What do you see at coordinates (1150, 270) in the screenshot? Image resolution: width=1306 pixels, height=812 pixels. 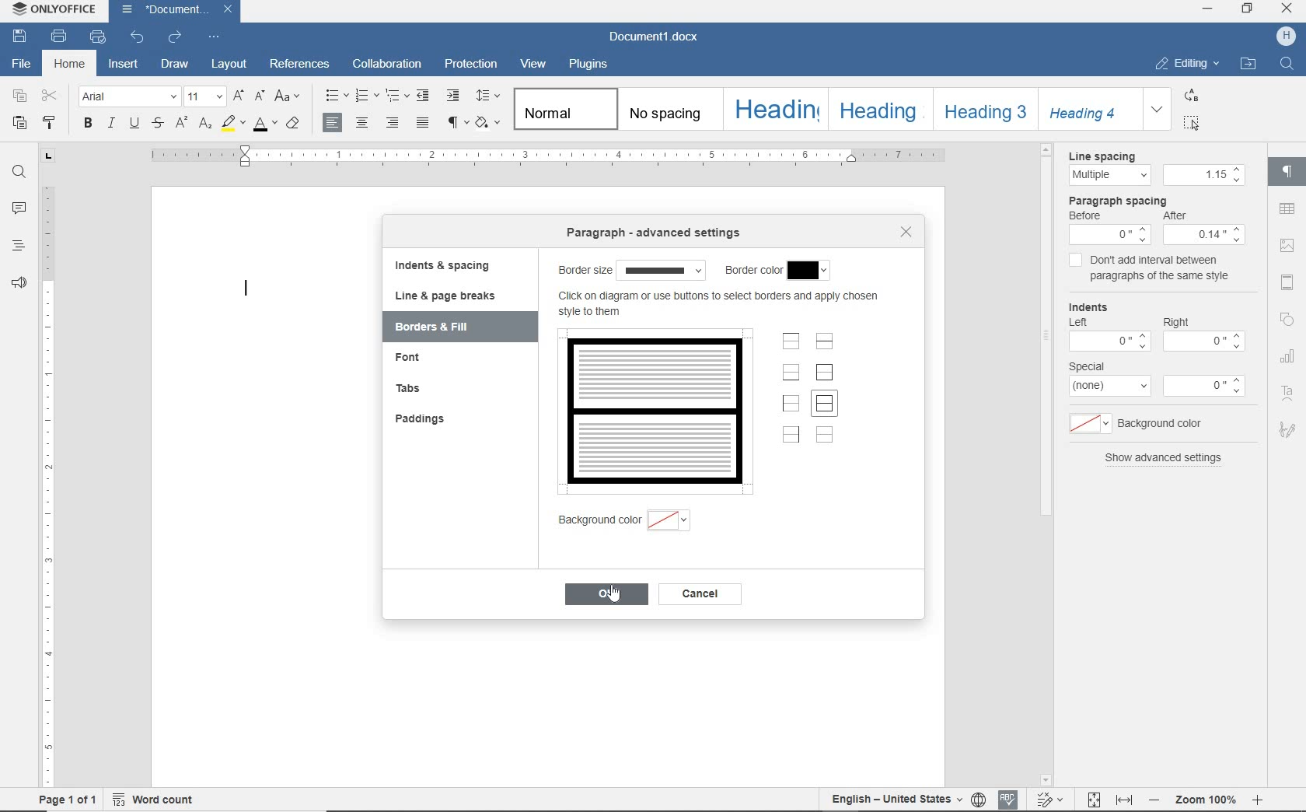 I see `don't add interval between paragraphs of the same style` at bounding box center [1150, 270].